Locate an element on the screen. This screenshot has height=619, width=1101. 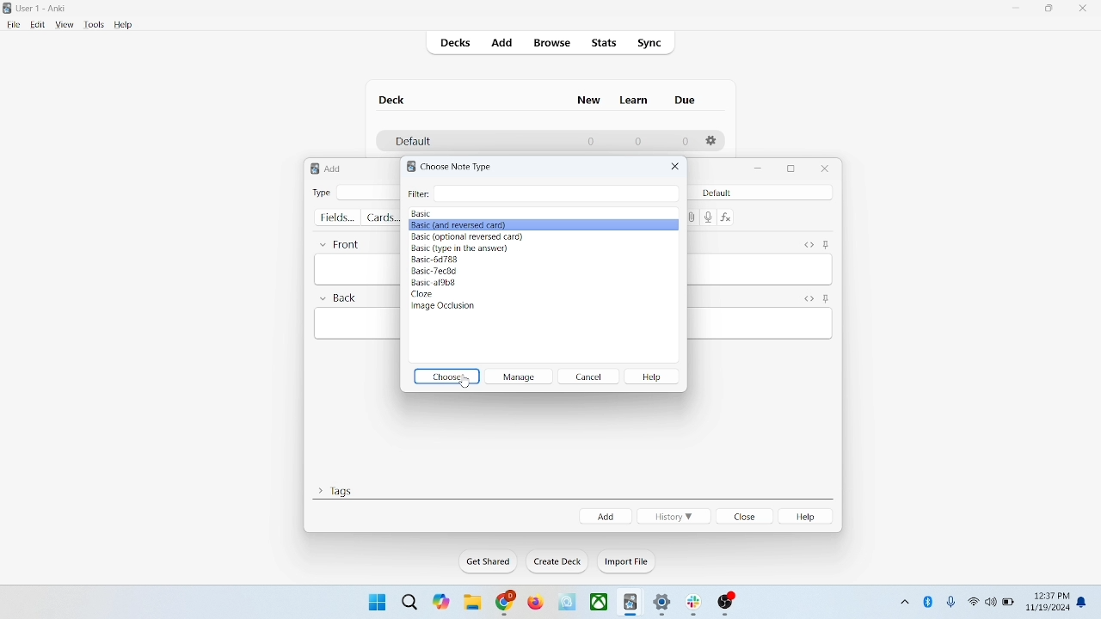
learn is located at coordinates (633, 100).